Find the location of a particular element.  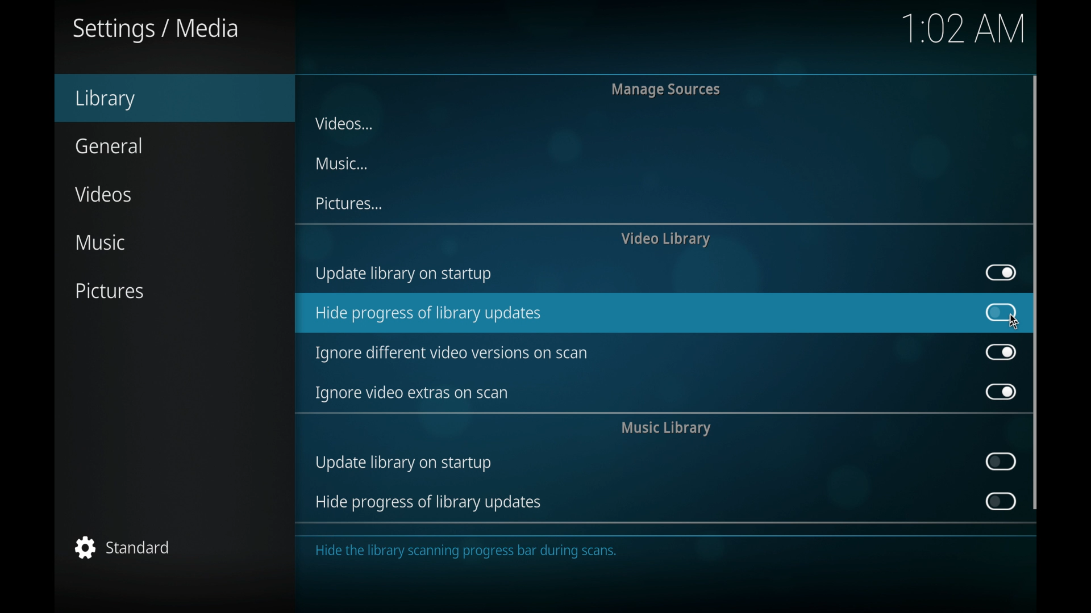

videos is located at coordinates (344, 123).